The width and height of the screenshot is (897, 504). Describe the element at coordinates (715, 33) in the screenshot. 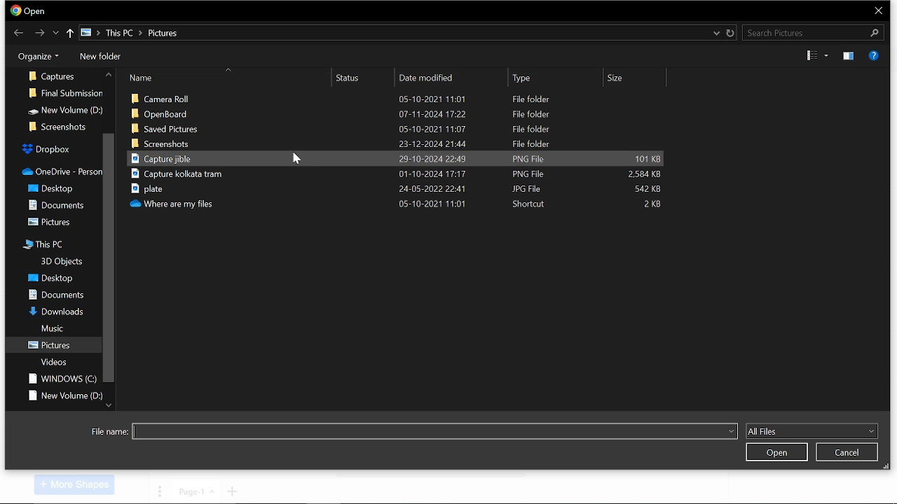

I see `recent location` at that location.